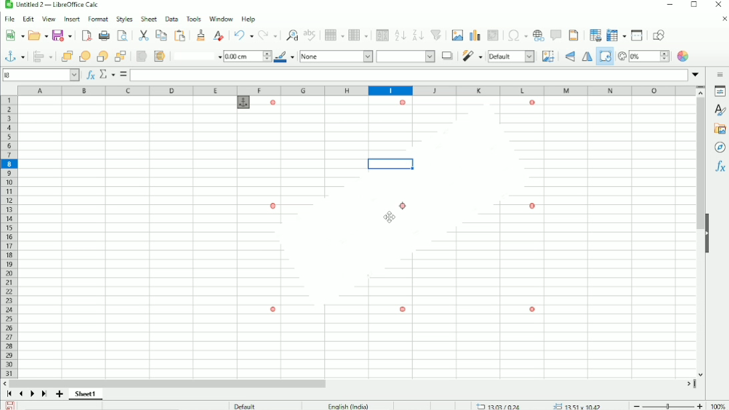 This screenshot has width=729, height=410. I want to click on View, so click(48, 19).